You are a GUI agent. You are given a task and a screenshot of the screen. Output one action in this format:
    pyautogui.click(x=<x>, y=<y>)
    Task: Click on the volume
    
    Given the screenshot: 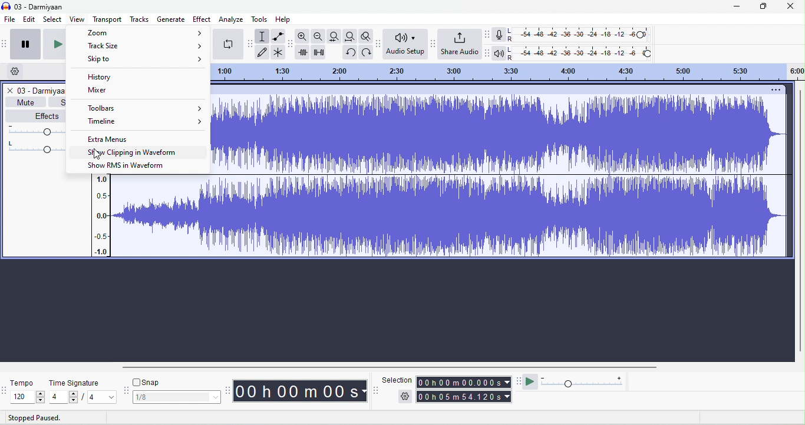 What is the action you would take?
    pyautogui.click(x=38, y=129)
    